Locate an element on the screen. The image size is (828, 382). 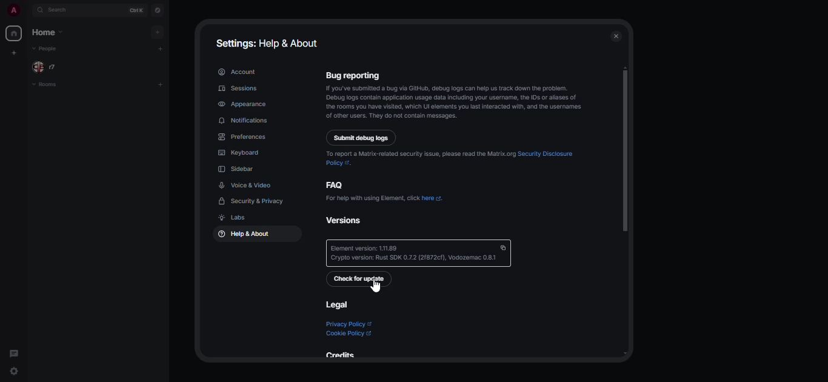
settings: help & about is located at coordinates (269, 42).